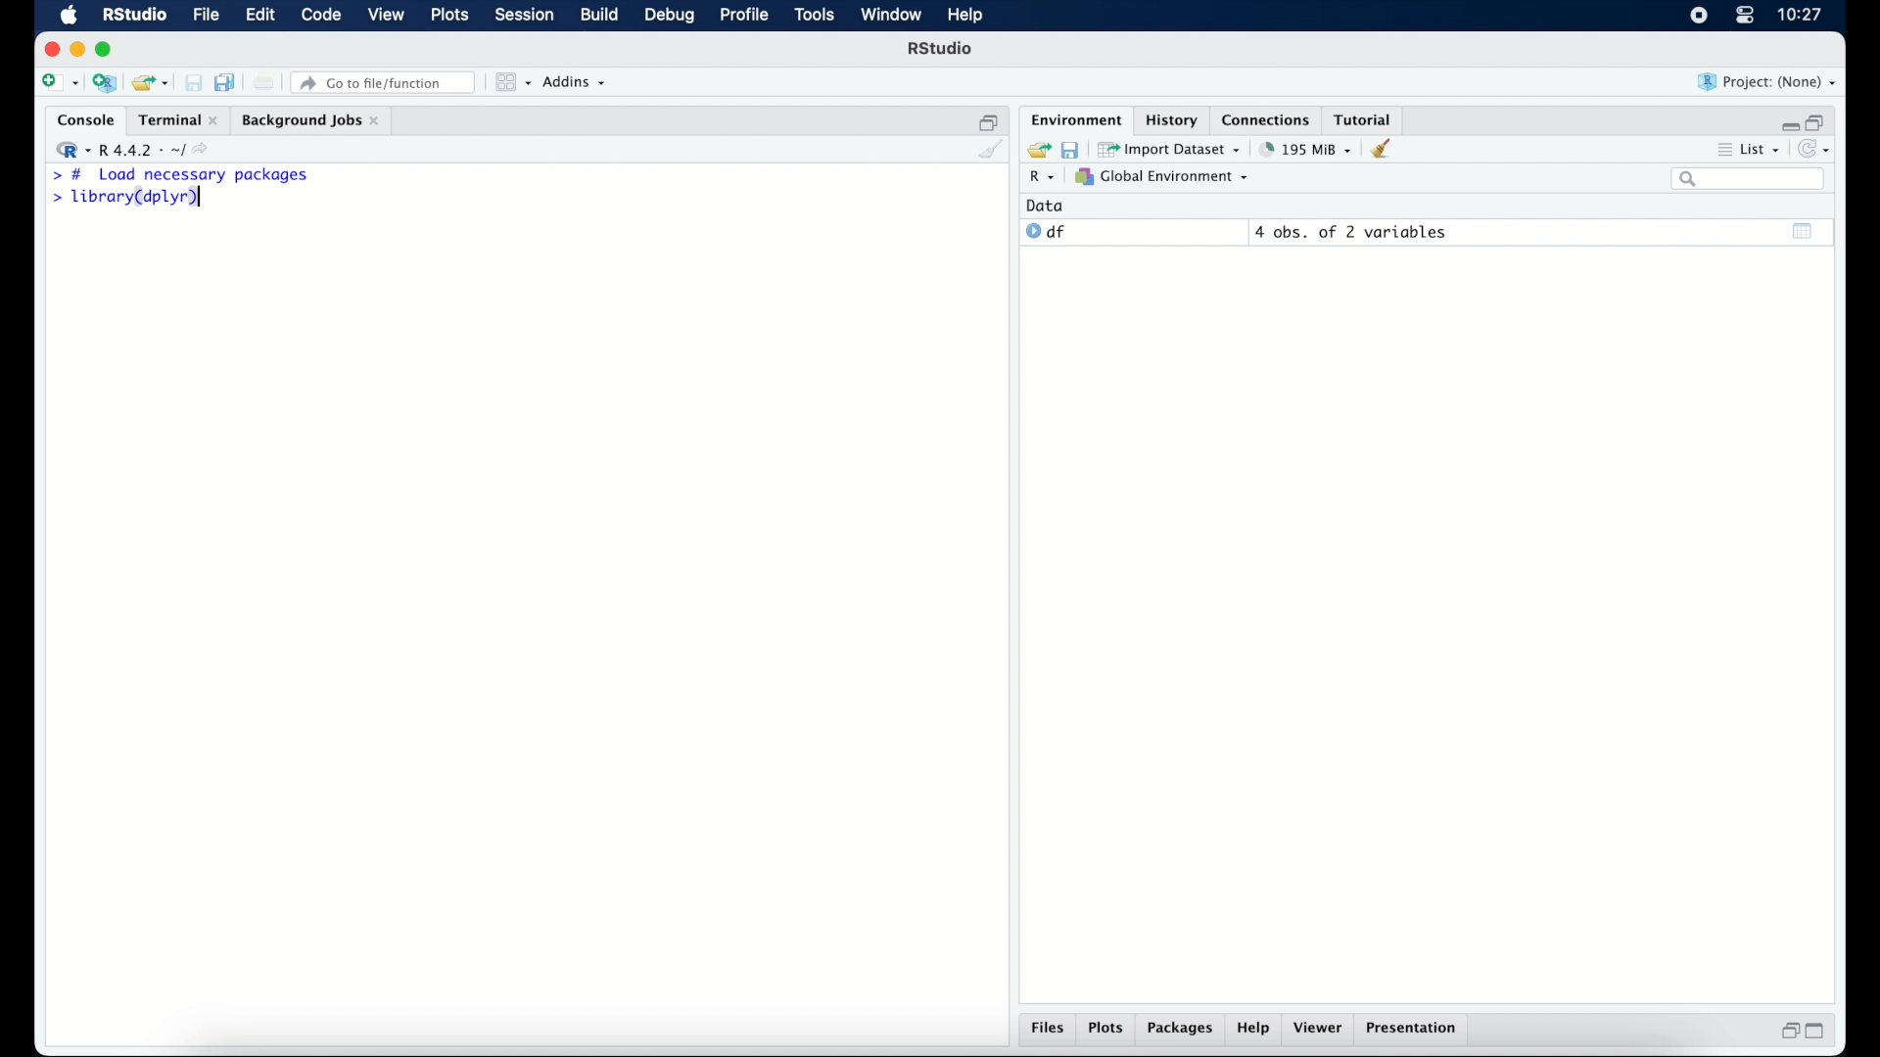  I want to click on global environment, so click(1162, 177).